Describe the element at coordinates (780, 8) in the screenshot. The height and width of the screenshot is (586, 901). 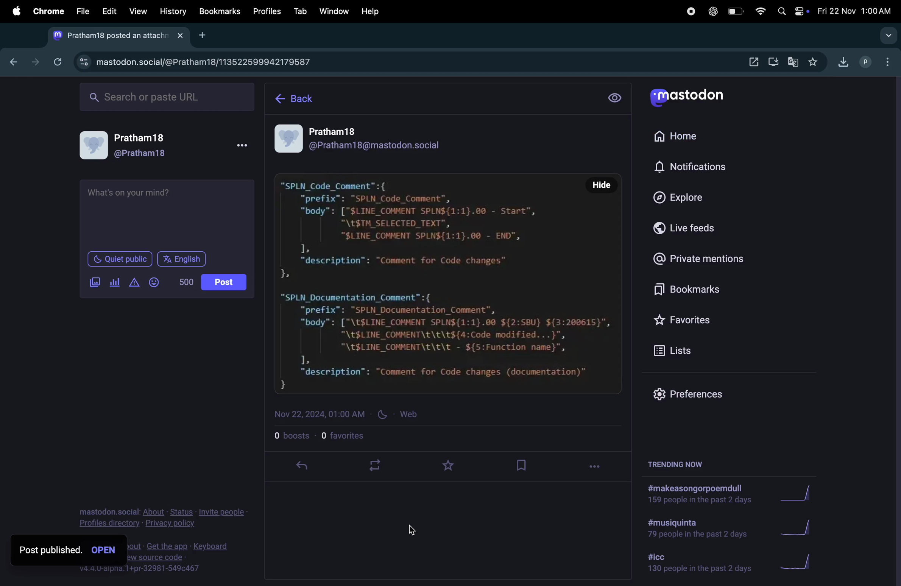
I see `spotlight search` at that location.